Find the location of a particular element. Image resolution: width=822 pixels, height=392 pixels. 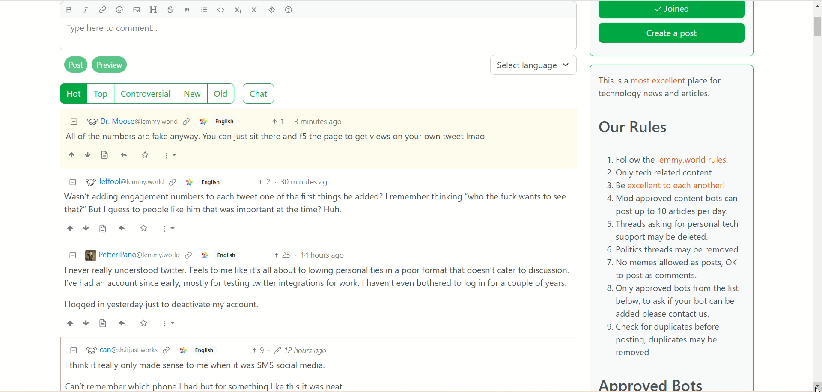

vertical scroll bar is located at coordinates (817, 196).